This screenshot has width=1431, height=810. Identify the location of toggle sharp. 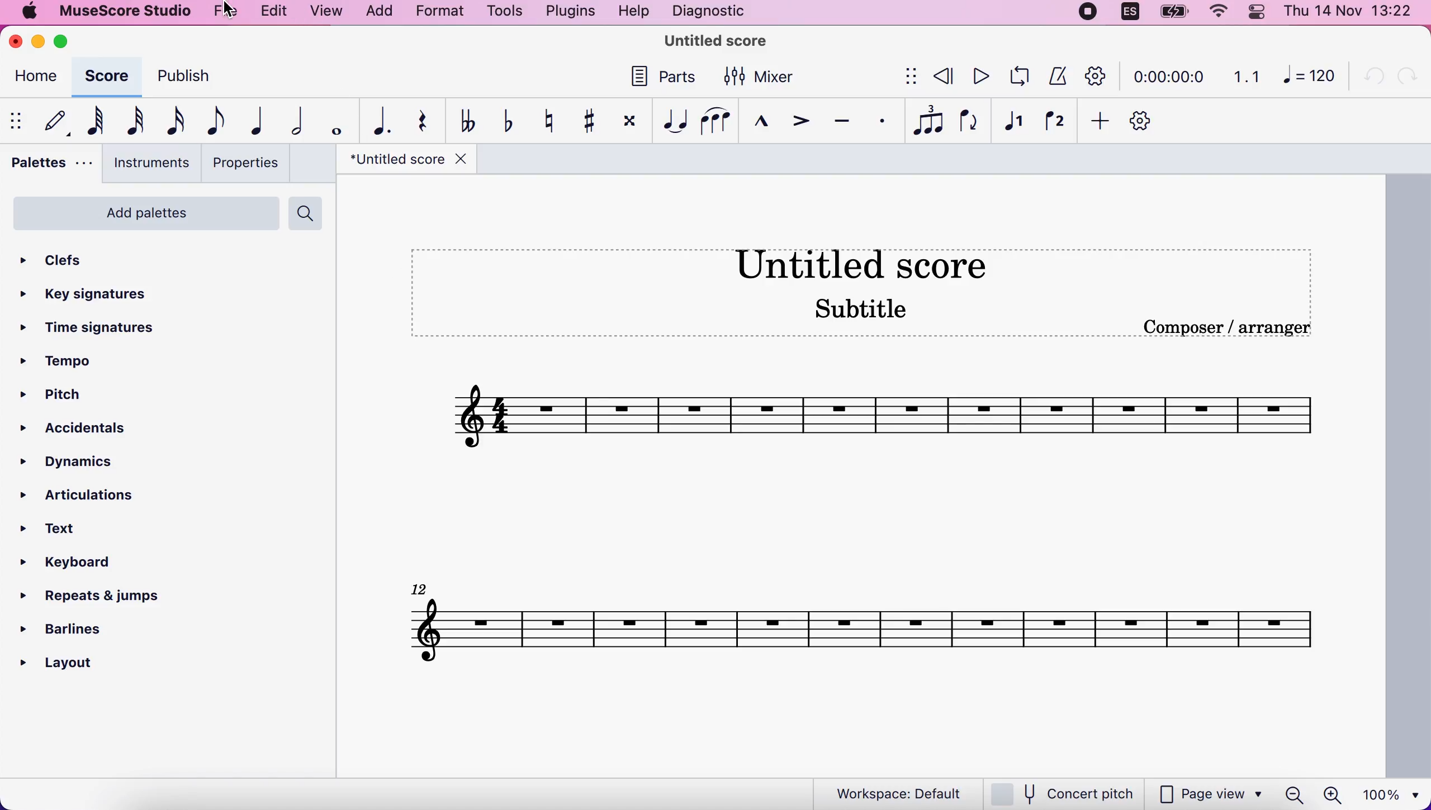
(586, 120).